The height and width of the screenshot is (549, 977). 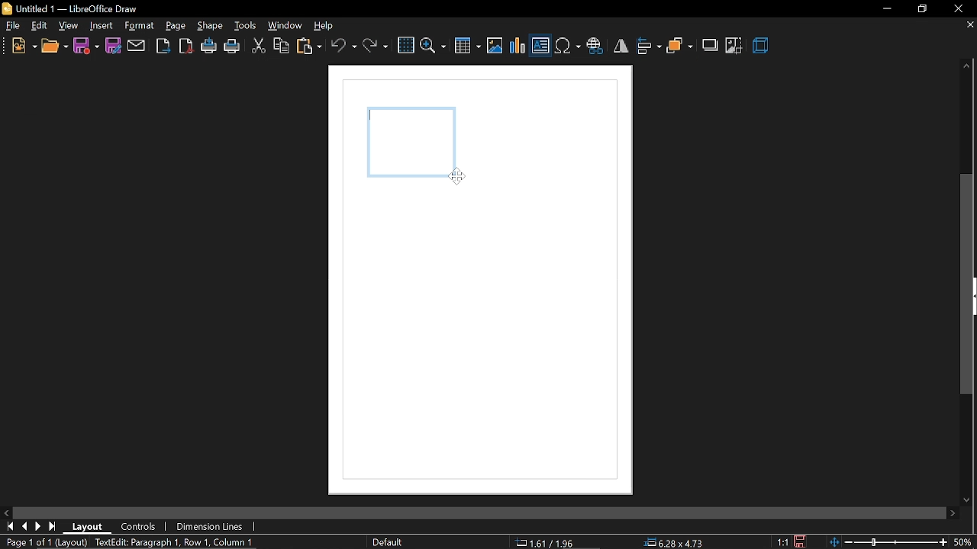 What do you see at coordinates (211, 527) in the screenshot?
I see `dimension lines` at bounding box center [211, 527].